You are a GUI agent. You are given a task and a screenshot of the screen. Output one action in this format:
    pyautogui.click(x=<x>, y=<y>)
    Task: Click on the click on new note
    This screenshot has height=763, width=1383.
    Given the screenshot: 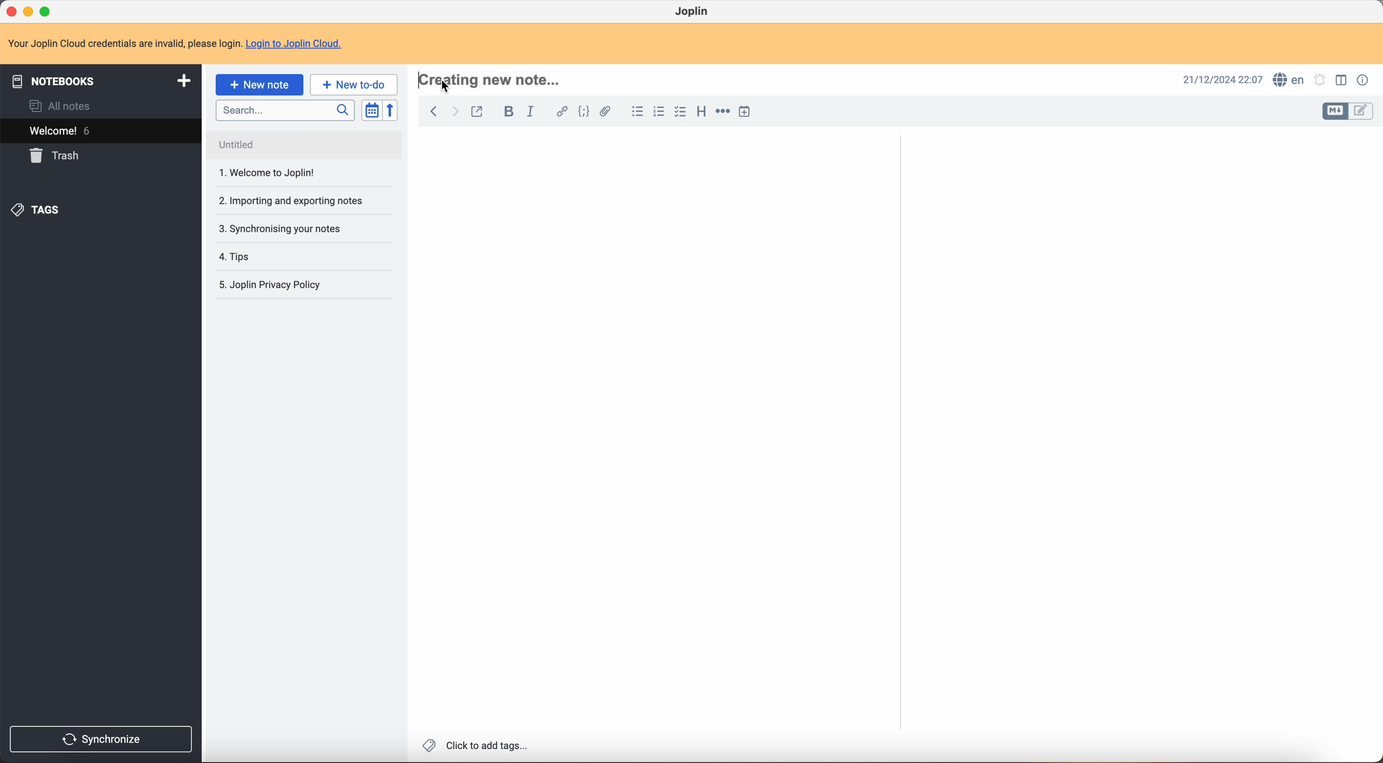 What is the action you would take?
    pyautogui.click(x=260, y=85)
    